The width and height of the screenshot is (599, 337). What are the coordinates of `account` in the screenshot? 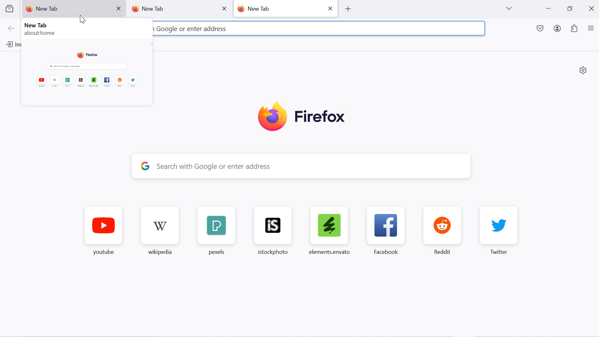 It's located at (558, 29).